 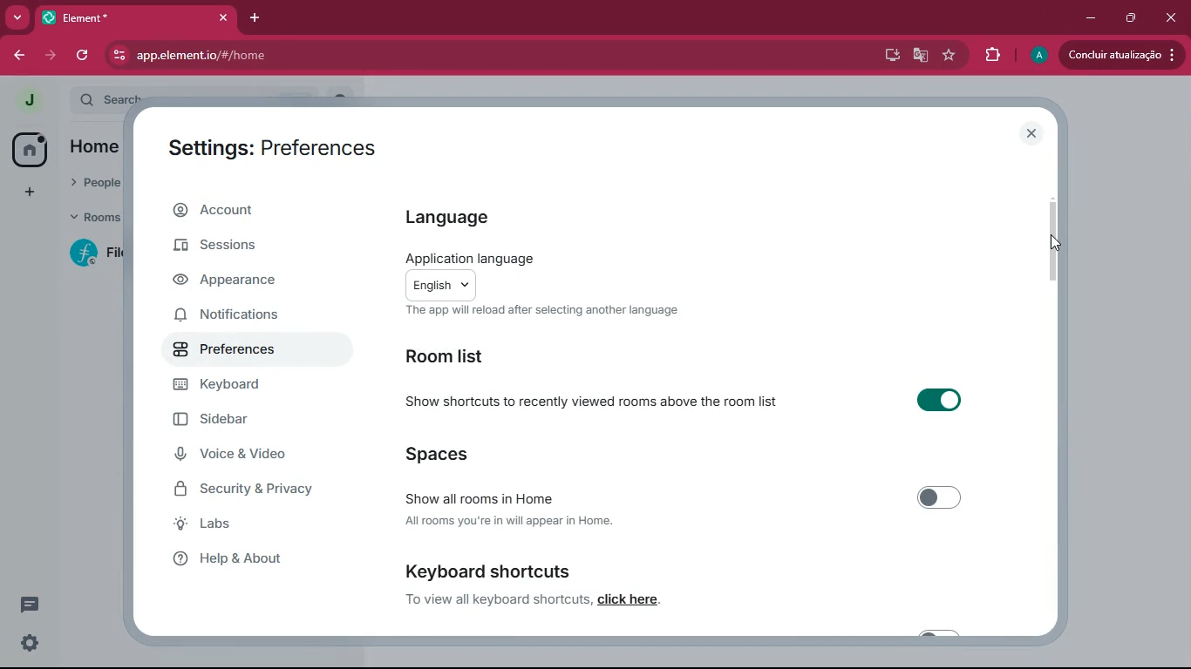 What do you see at coordinates (1172, 17) in the screenshot?
I see `close` at bounding box center [1172, 17].